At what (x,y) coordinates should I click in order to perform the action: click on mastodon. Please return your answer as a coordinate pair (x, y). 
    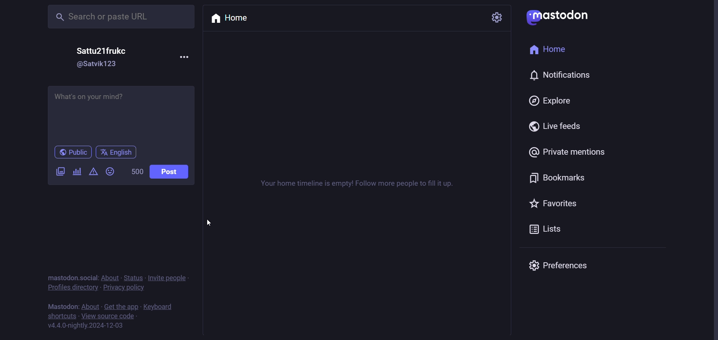
    Looking at the image, I should click on (60, 306).